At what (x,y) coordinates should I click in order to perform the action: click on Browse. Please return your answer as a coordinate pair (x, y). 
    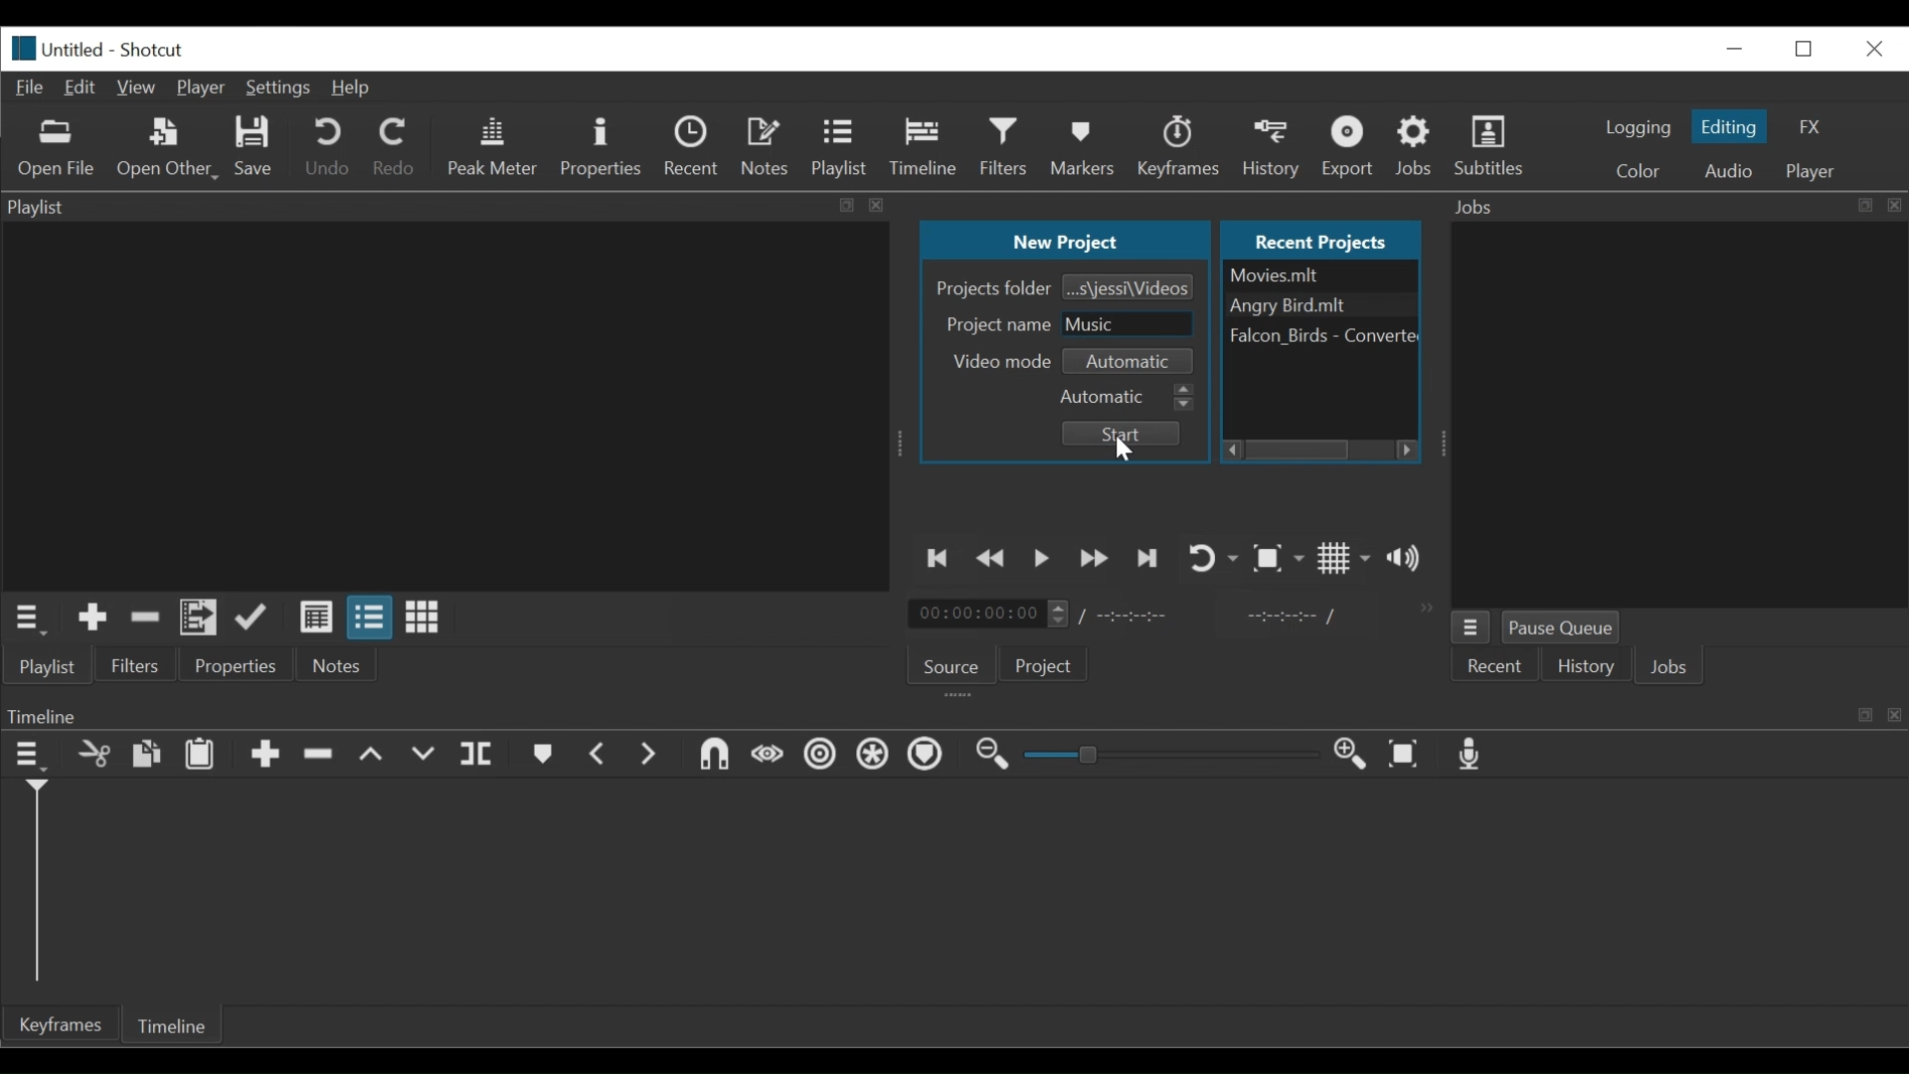
    Looking at the image, I should click on (1129, 287).